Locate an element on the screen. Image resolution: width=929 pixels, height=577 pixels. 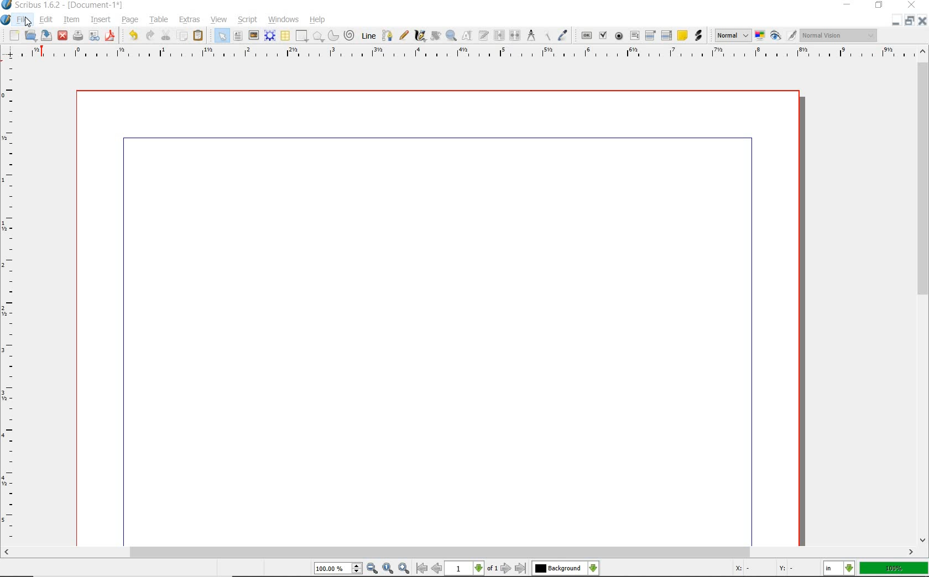
table is located at coordinates (285, 36).